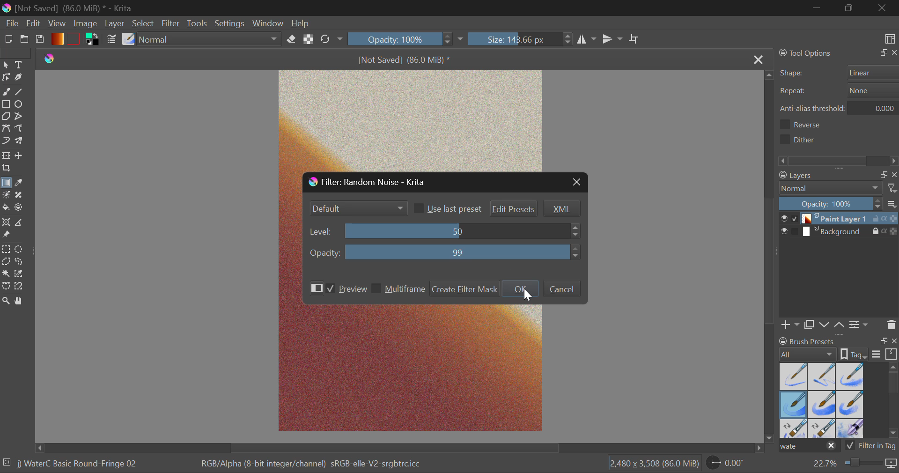 Image resolution: width=899 pixels, height=473 pixels. Describe the element at coordinates (840, 325) in the screenshot. I see `move up` at that location.